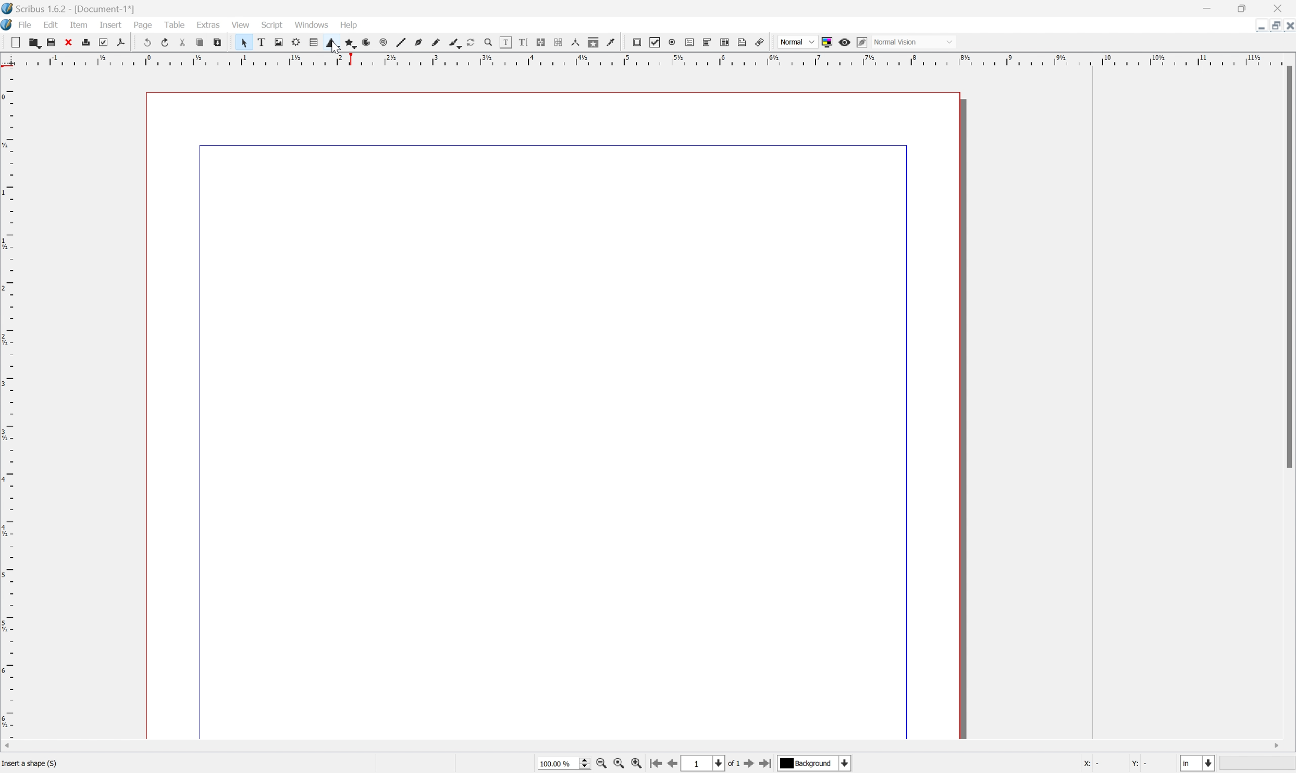  I want to click on Script, so click(273, 24).